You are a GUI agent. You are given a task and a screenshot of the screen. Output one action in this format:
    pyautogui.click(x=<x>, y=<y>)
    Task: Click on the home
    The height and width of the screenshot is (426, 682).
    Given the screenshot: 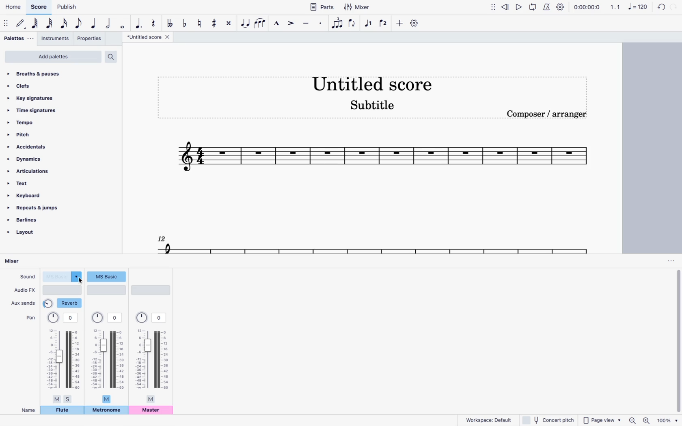 What is the action you would take?
    pyautogui.click(x=12, y=7)
    